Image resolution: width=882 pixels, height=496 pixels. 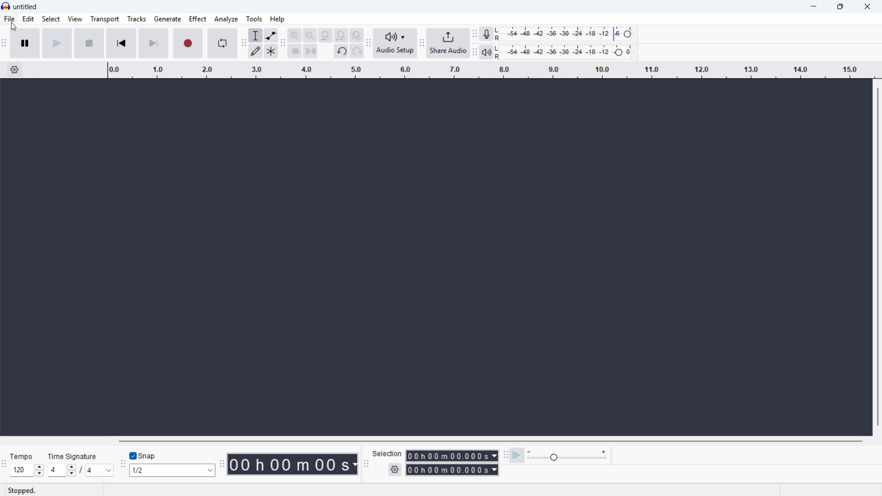 What do you see at coordinates (295, 51) in the screenshot?
I see `Trim audio outside selection ` at bounding box center [295, 51].